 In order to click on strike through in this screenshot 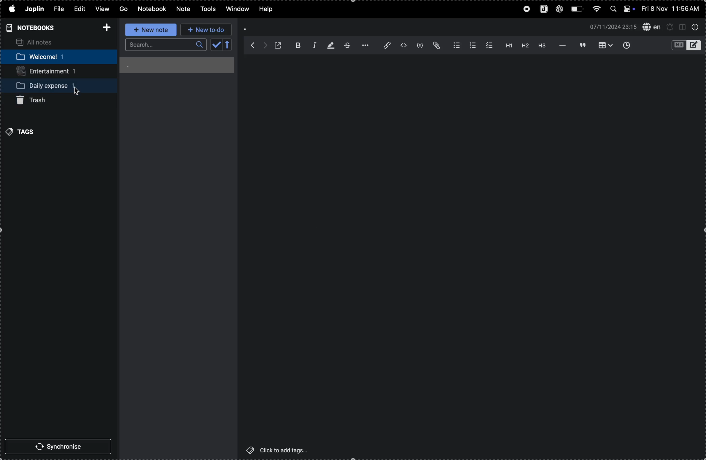, I will do `click(346, 45)`.